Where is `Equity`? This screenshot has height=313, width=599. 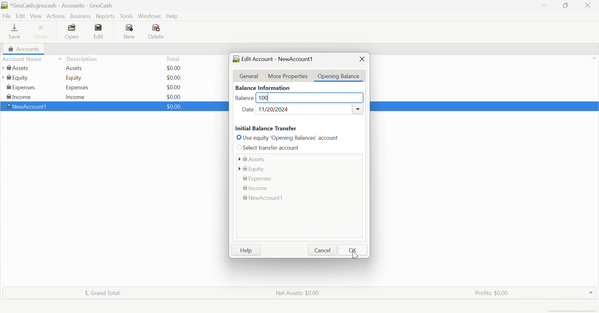 Equity is located at coordinates (15, 78).